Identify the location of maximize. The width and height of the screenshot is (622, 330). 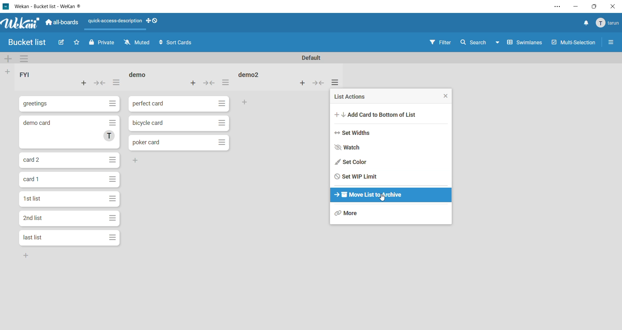
(593, 7).